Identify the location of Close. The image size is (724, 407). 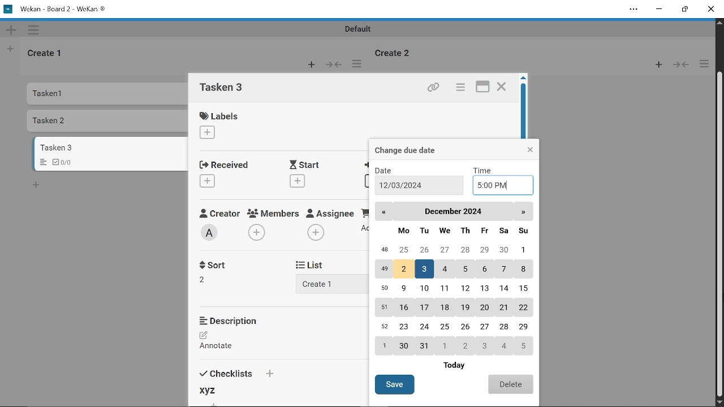
(529, 149).